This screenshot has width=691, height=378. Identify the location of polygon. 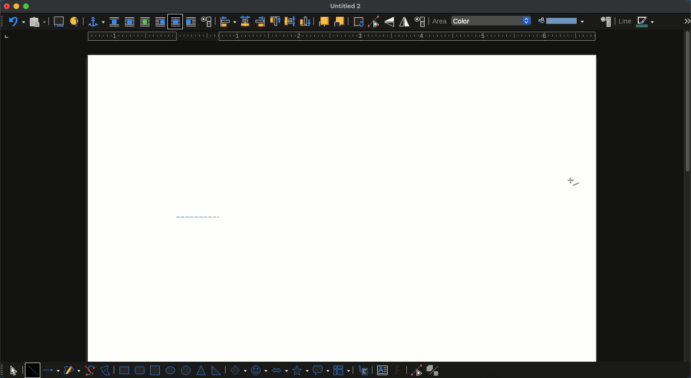
(106, 369).